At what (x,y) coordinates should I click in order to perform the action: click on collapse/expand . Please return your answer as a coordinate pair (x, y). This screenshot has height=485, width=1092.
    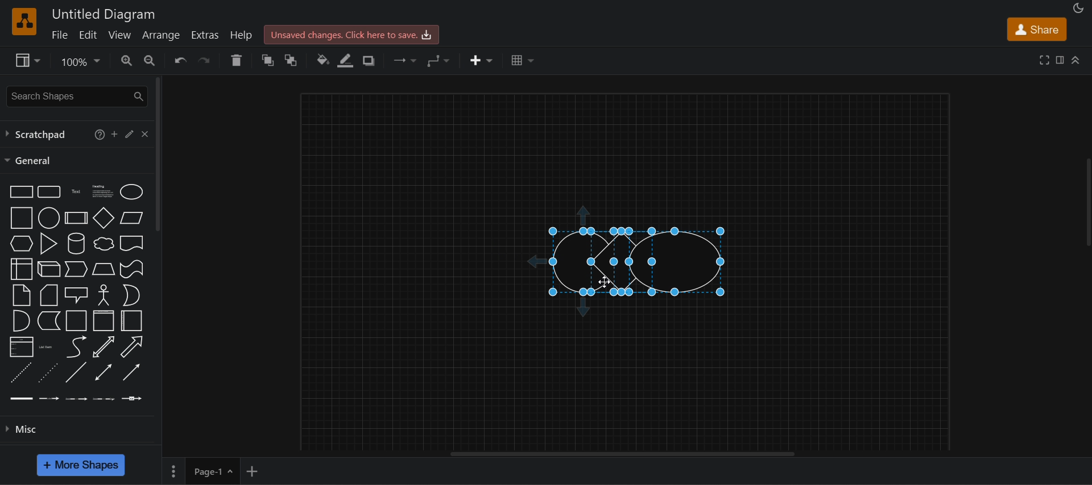
    Looking at the image, I should click on (1077, 59).